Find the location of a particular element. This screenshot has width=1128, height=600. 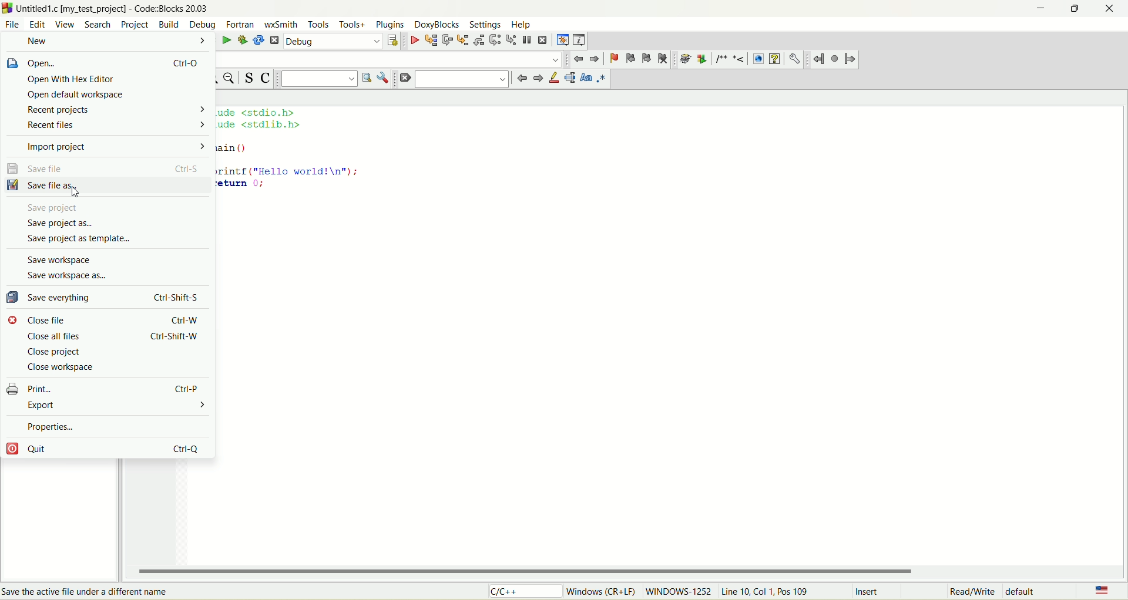

prev bookmark is located at coordinates (628, 58).